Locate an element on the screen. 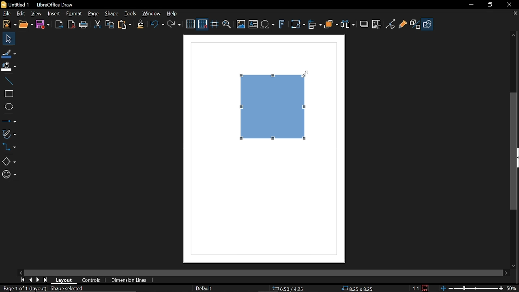 The image size is (519, 292). Dimension lines is located at coordinates (129, 280).